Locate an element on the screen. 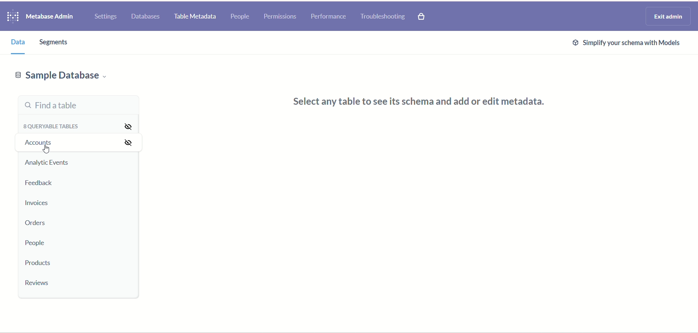 The height and width of the screenshot is (333, 698). orders is located at coordinates (41, 223).